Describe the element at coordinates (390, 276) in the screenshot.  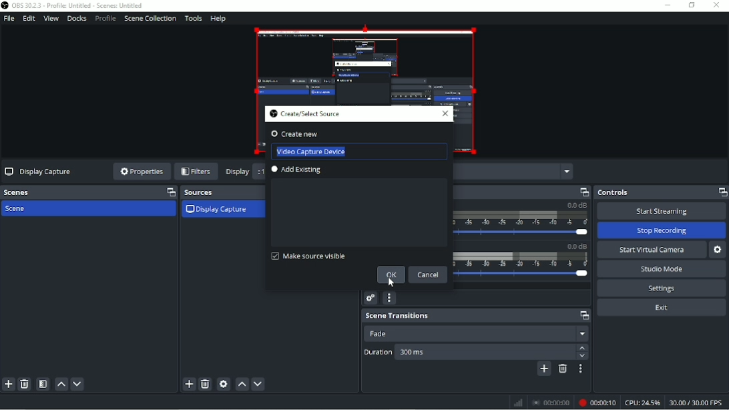
I see `OK` at that location.